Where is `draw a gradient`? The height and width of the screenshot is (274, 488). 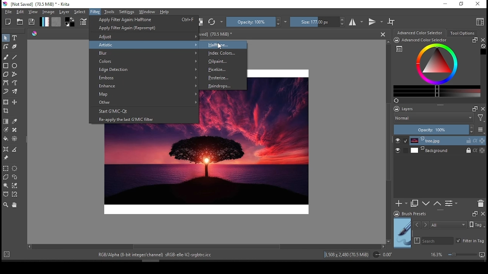
draw a gradient is located at coordinates (6, 121).